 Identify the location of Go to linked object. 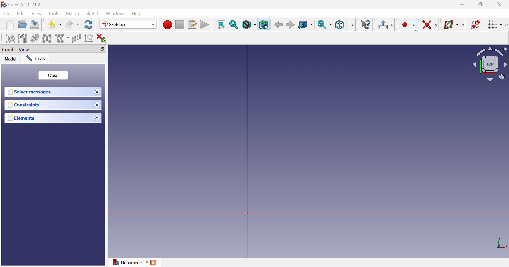
(305, 25).